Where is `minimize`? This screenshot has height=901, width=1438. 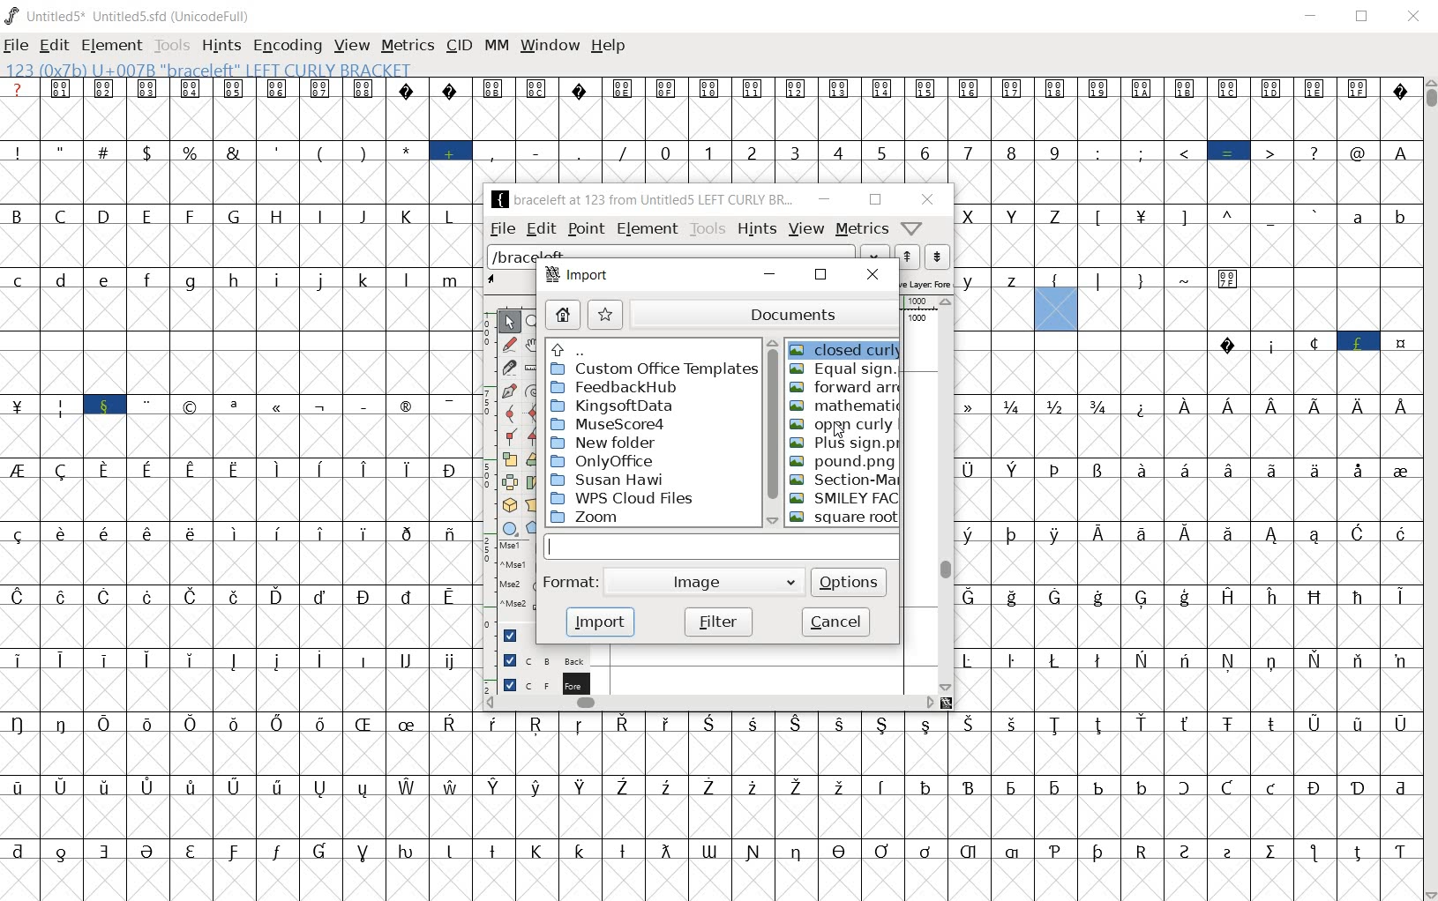 minimize is located at coordinates (770, 276).